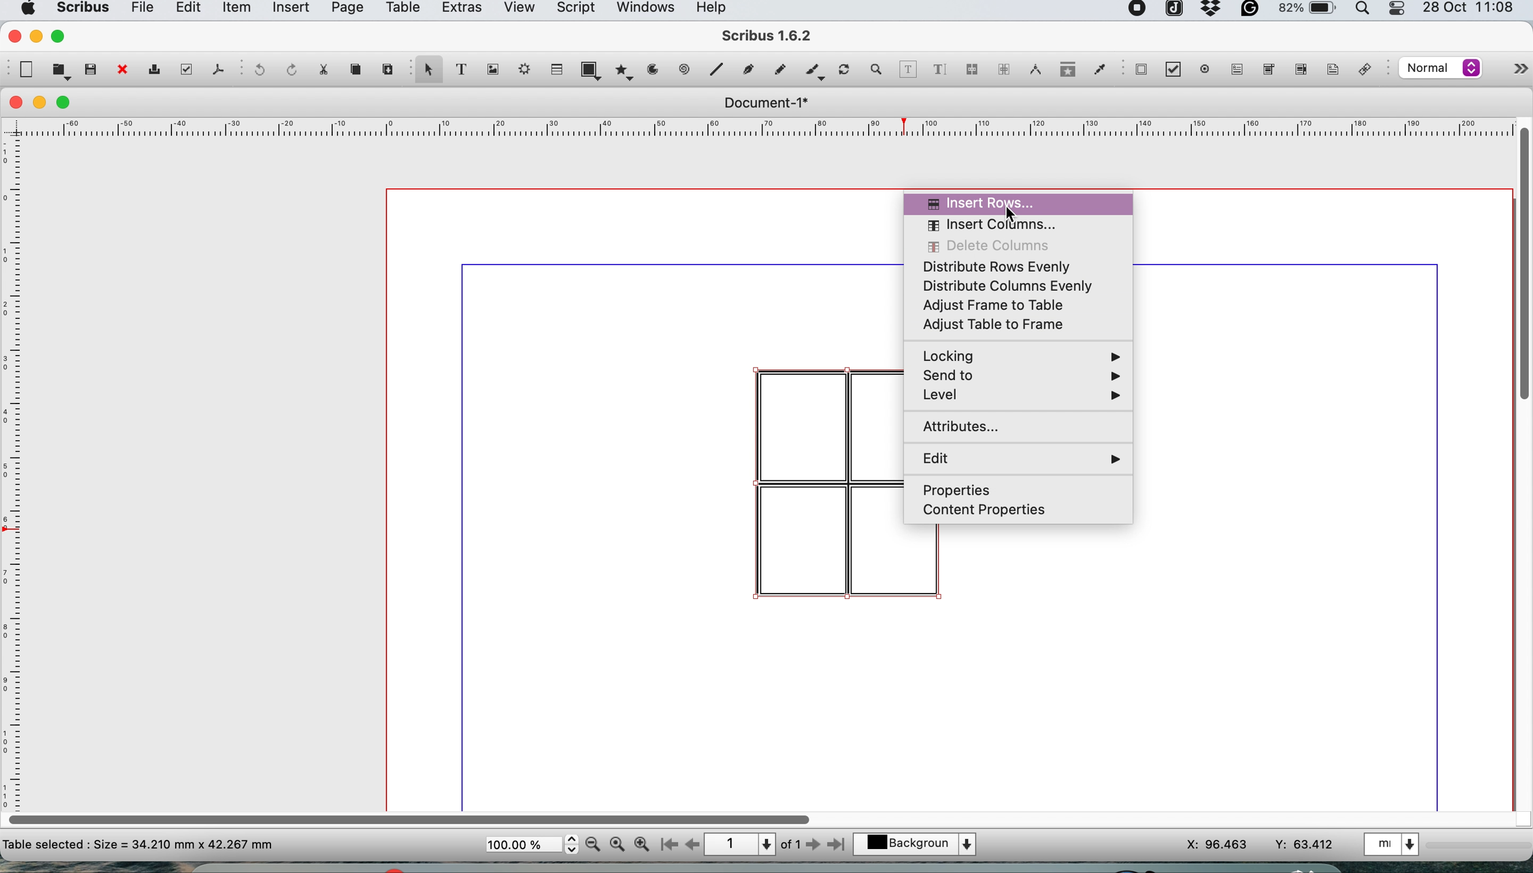  Describe the element at coordinates (26, 9) in the screenshot. I see `system logo` at that location.